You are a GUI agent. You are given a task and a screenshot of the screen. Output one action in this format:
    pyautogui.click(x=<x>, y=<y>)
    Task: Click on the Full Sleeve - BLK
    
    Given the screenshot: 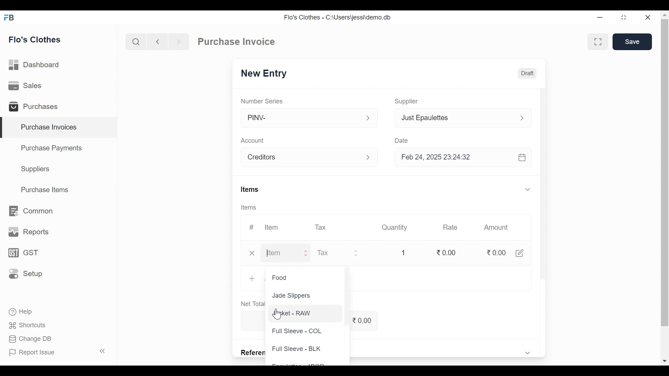 What is the action you would take?
    pyautogui.click(x=300, y=350)
    